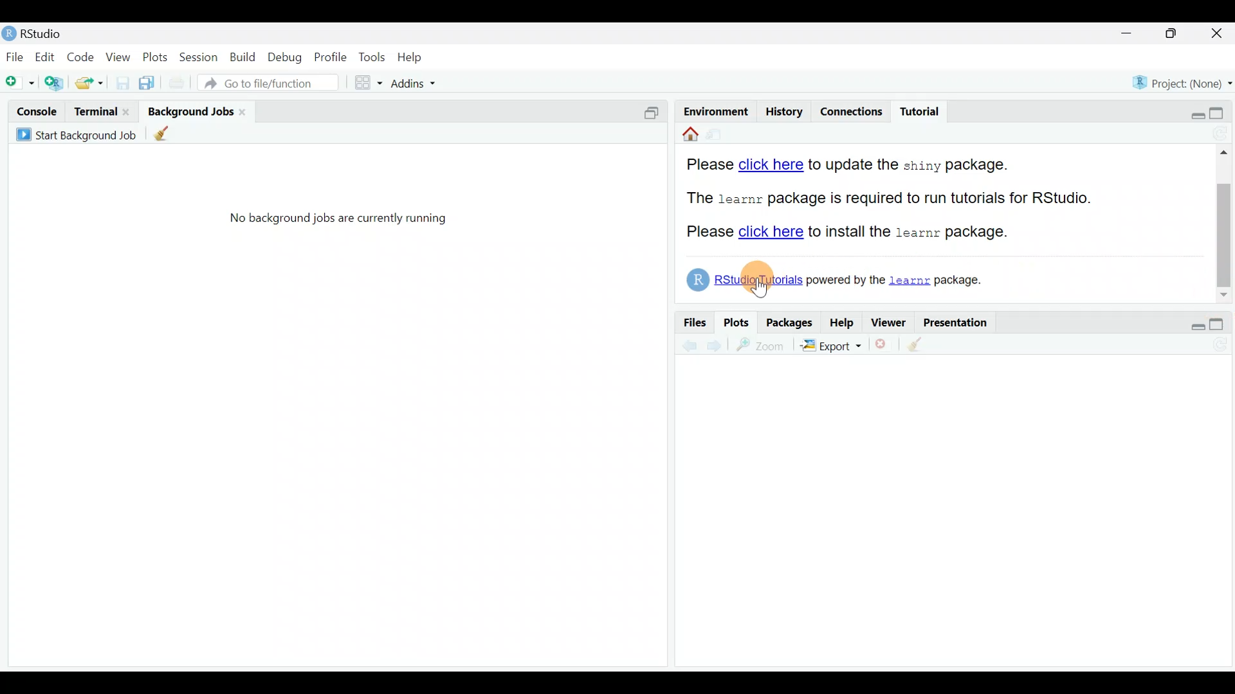 The width and height of the screenshot is (1235, 694). Describe the element at coordinates (76, 134) in the screenshot. I see `Start Background Job` at that location.